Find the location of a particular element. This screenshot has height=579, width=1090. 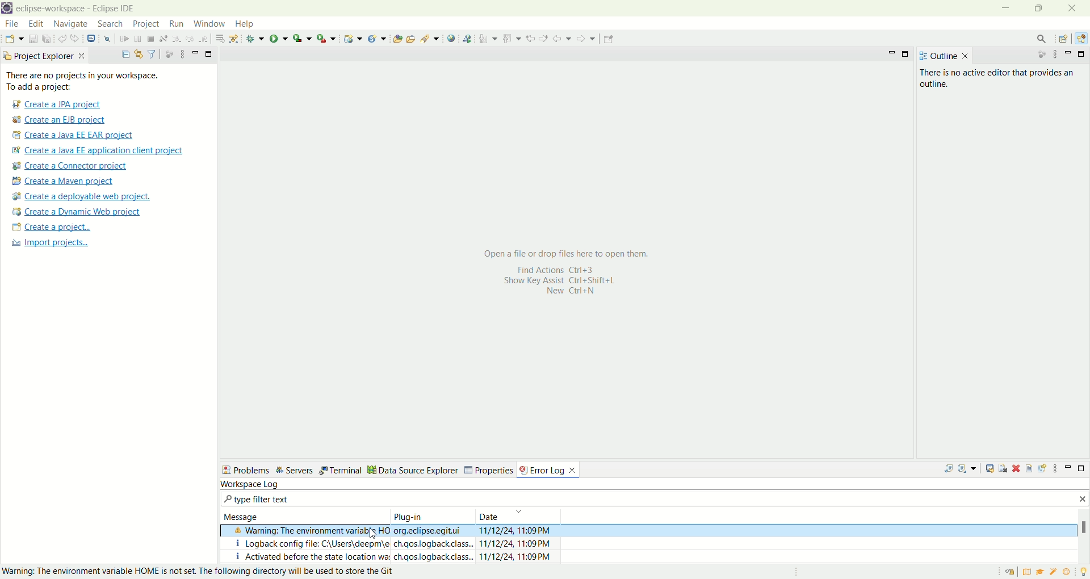

step into is located at coordinates (175, 39).